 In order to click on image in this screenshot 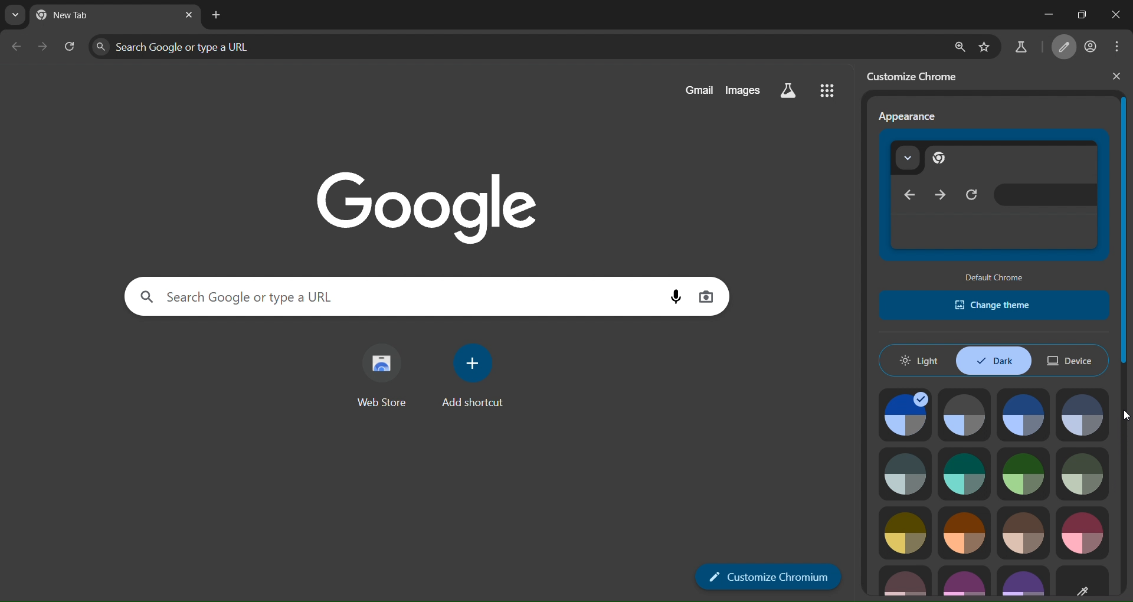, I will do `click(2152, 1040)`.